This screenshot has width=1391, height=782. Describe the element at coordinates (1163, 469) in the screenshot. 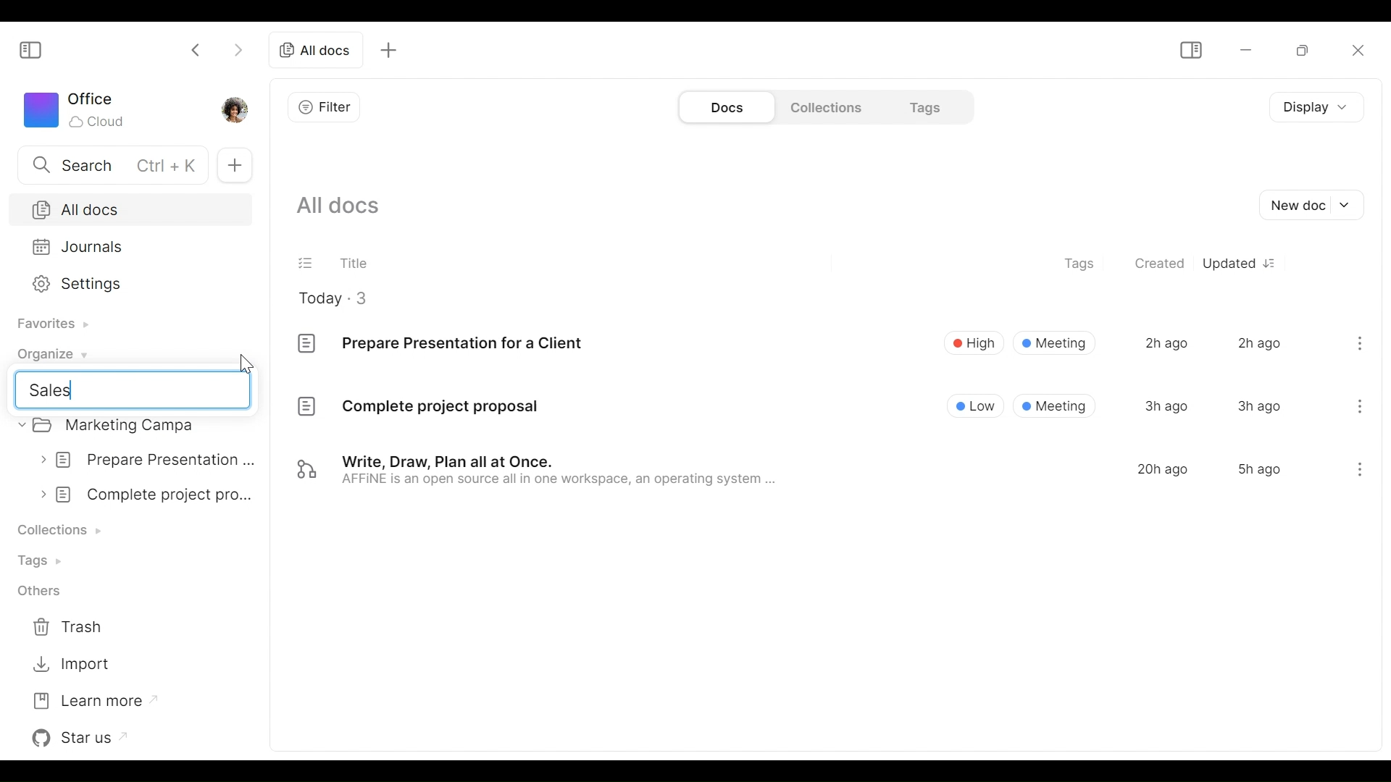

I see `20h ago` at that location.